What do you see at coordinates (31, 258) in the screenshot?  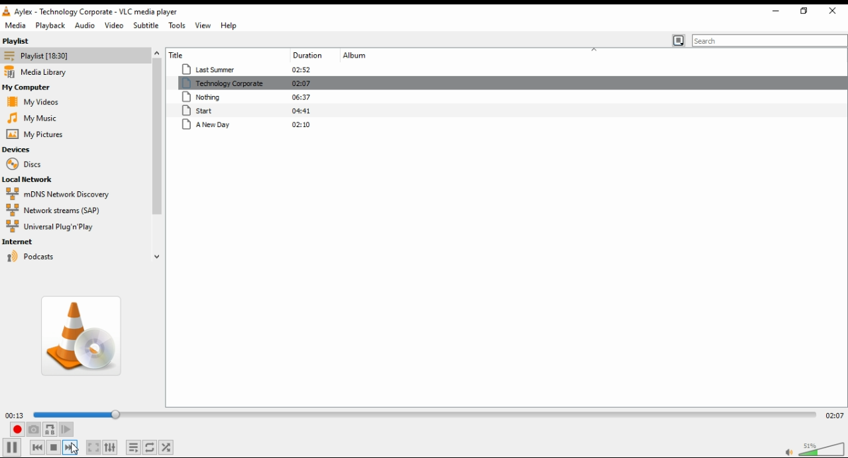 I see `podcasts` at bounding box center [31, 258].